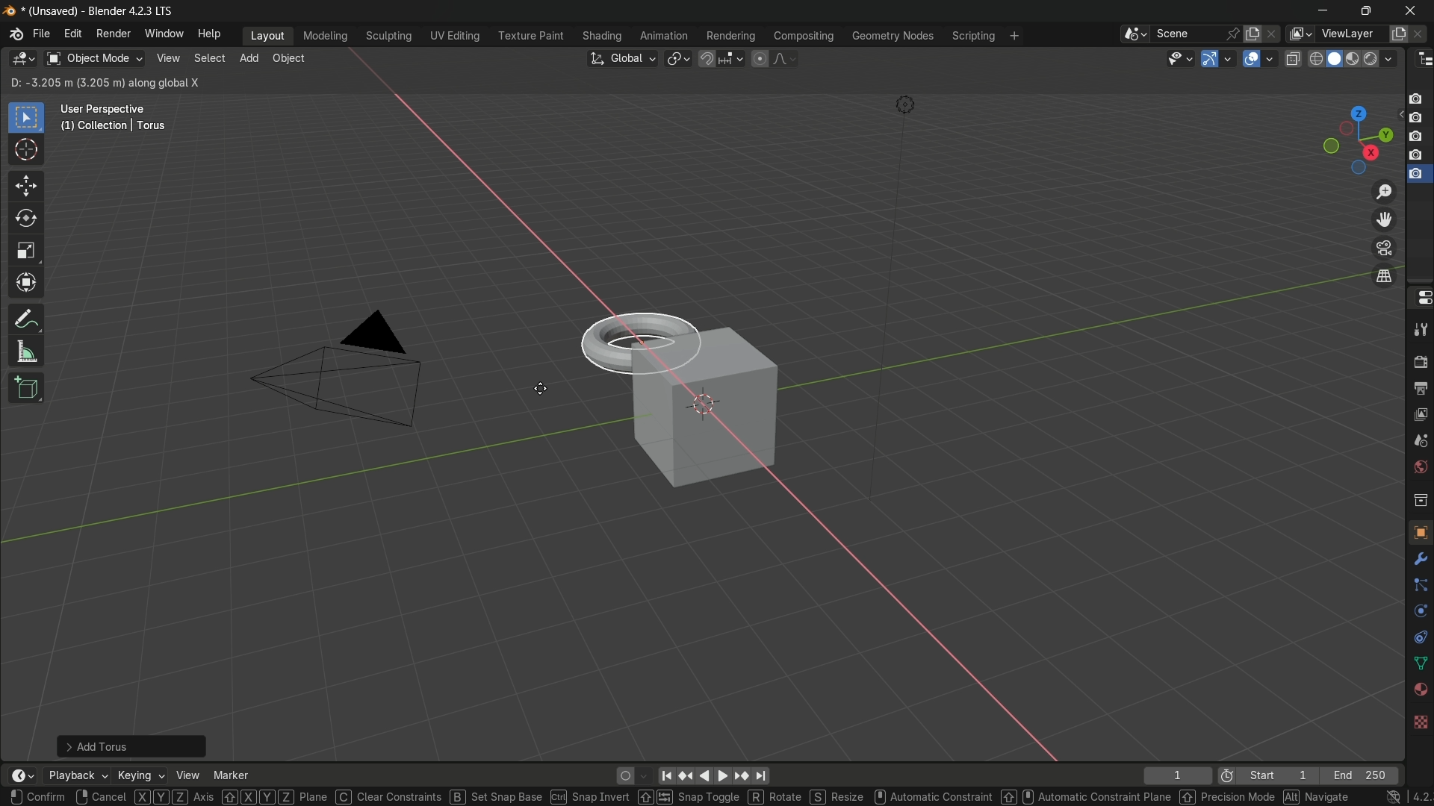  What do you see at coordinates (1415, 99) in the screenshot?
I see `layer 1` at bounding box center [1415, 99].